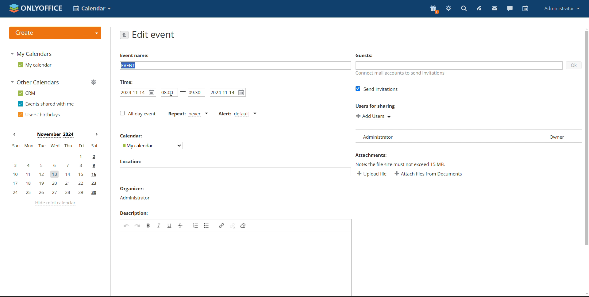 Image resolution: width=589 pixels, height=297 pixels. Describe the element at coordinates (585, 29) in the screenshot. I see `scroll up` at that location.